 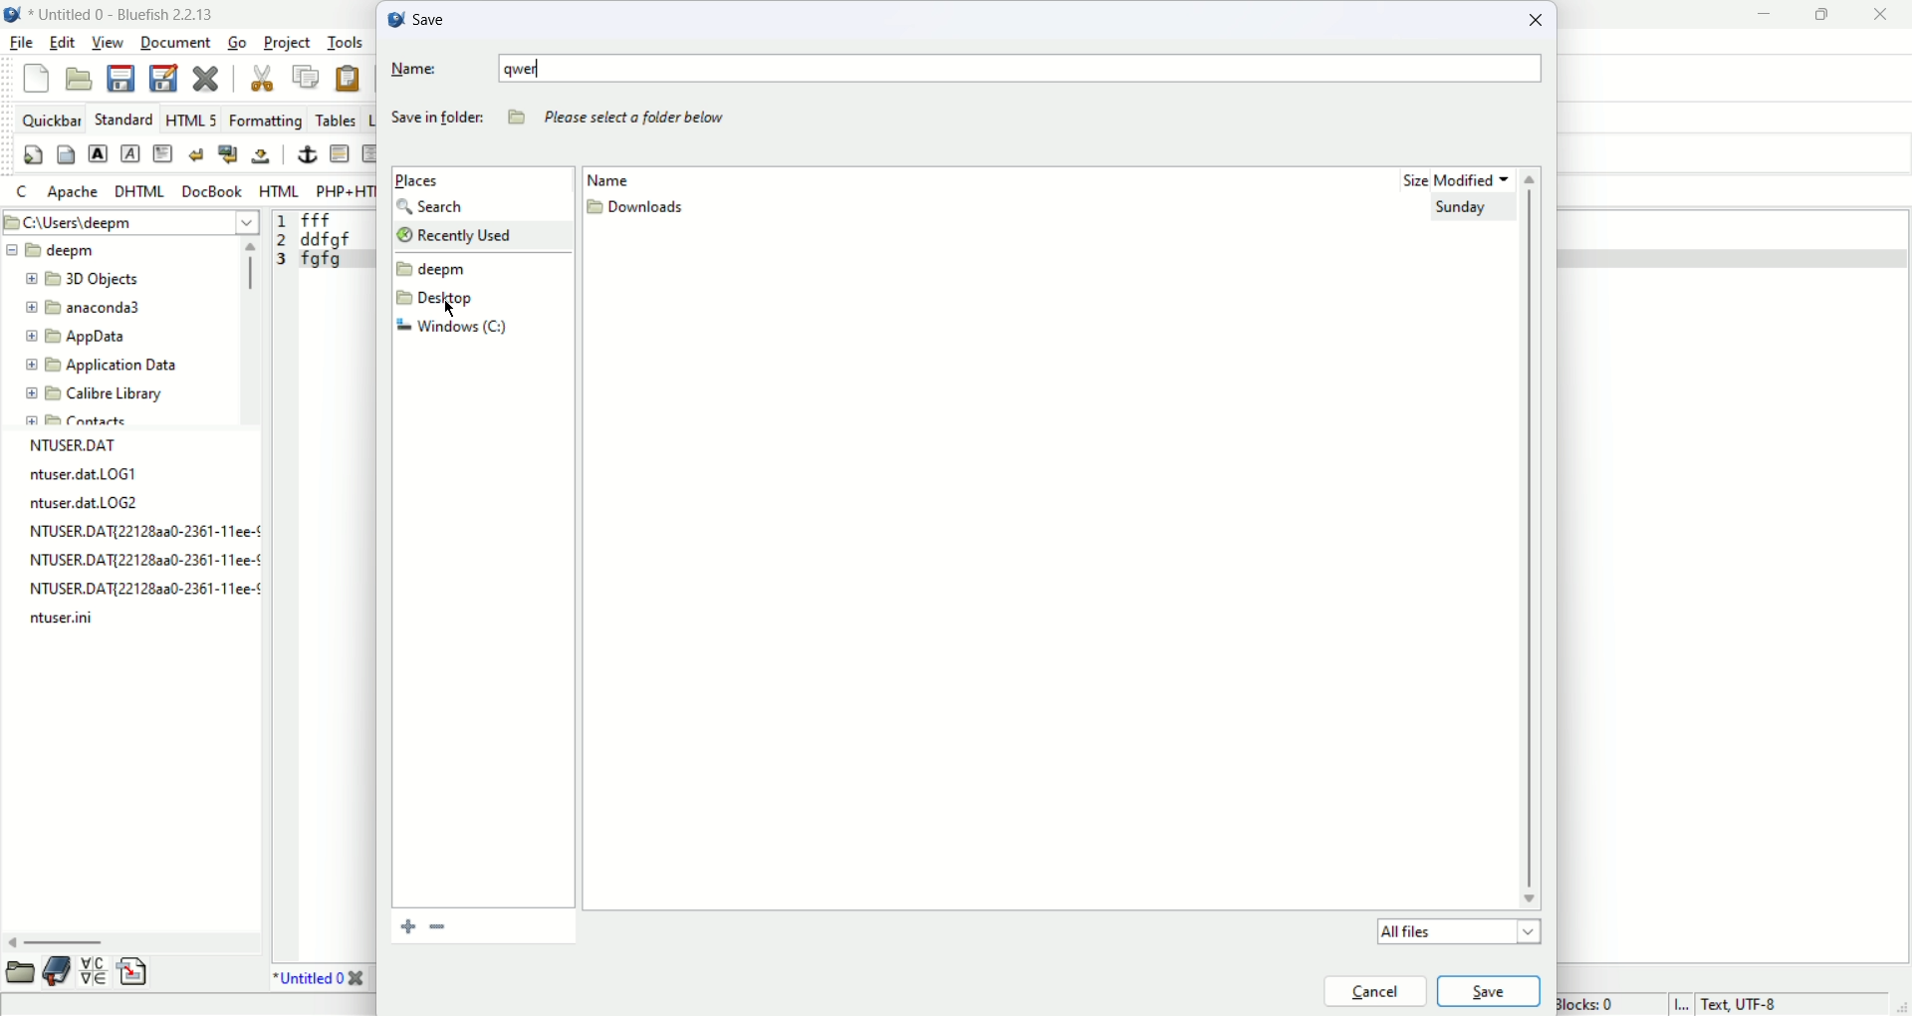 What do you see at coordinates (166, 78) in the screenshot?
I see `save as` at bounding box center [166, 78].